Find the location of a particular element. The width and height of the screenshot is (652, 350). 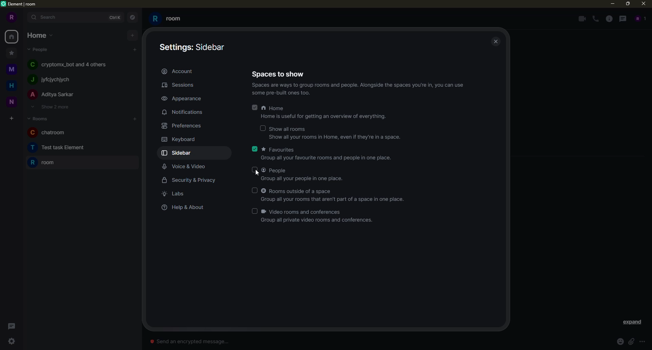

C  cryptomx bot and 4 others is located at coordinates (70, 65).